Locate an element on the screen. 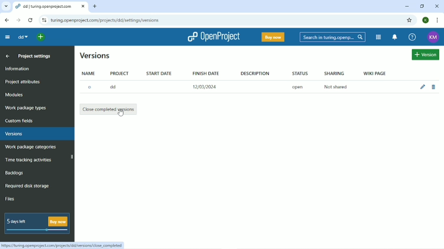 This screenshot has height=249, width=444. Up is located at coordinates (8, 56).